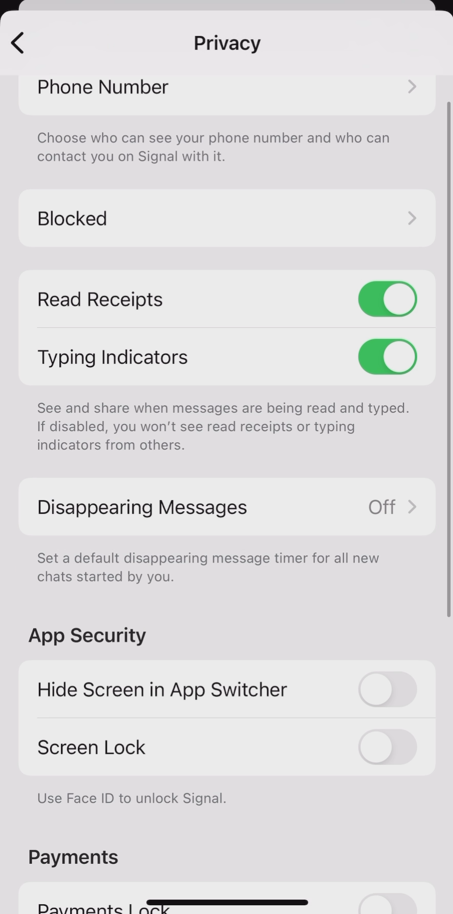  Describe the element at coordinates (17, 41) in the screenshot. I see `navigate back` at that location.